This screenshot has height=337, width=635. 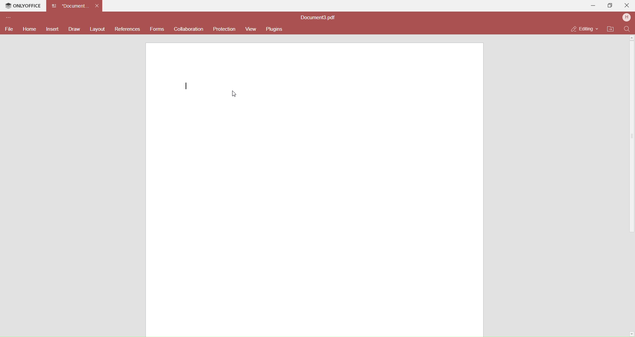 What do you see at coordinates (234, 94) in the screenshot?
I see `Cursor` at bounding box center [234, 94].